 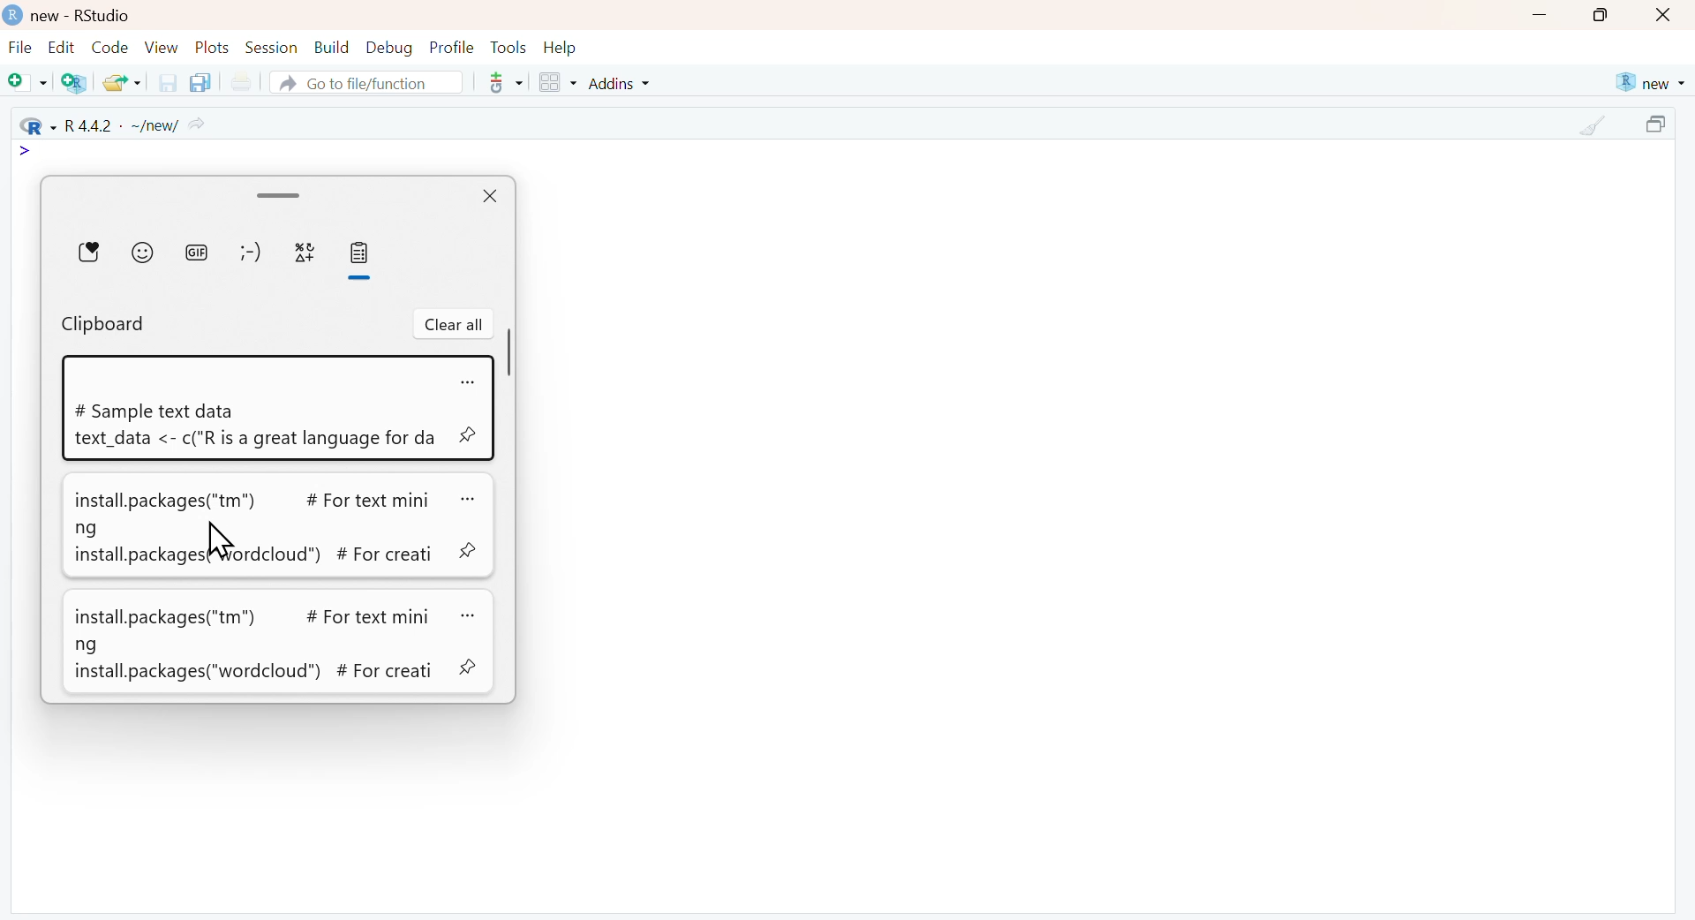 I want to click on install.packages("tm") # For text mini
ng, so click(x=254, y=630).